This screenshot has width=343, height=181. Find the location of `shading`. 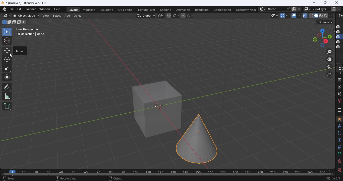

shading is located at coordinates (330, 15).